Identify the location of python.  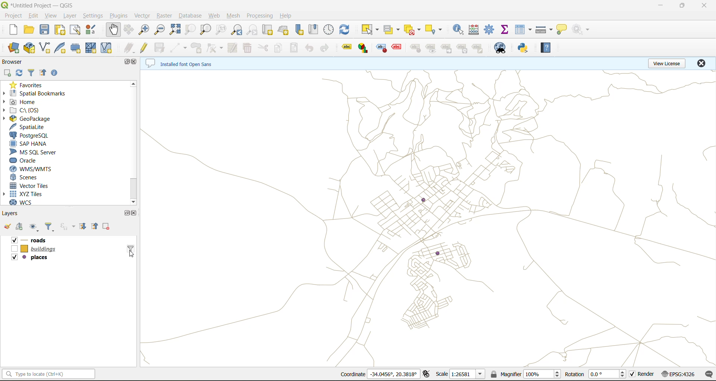
(525, 48).